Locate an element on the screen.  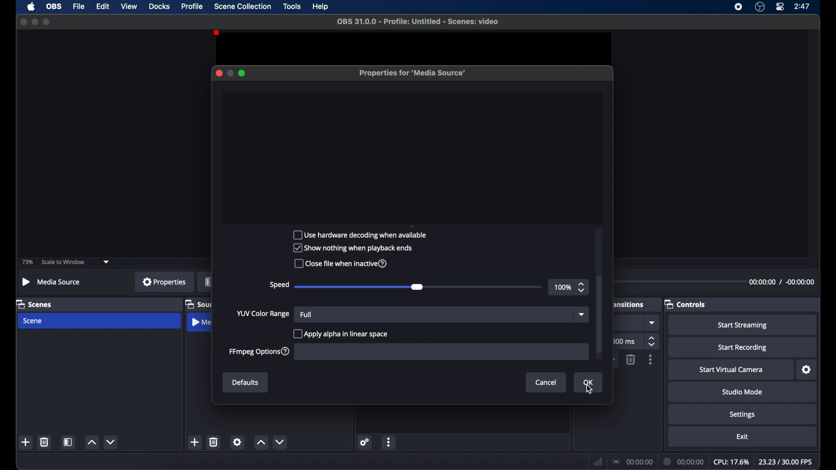
settings is located at coordinates (237, 442).